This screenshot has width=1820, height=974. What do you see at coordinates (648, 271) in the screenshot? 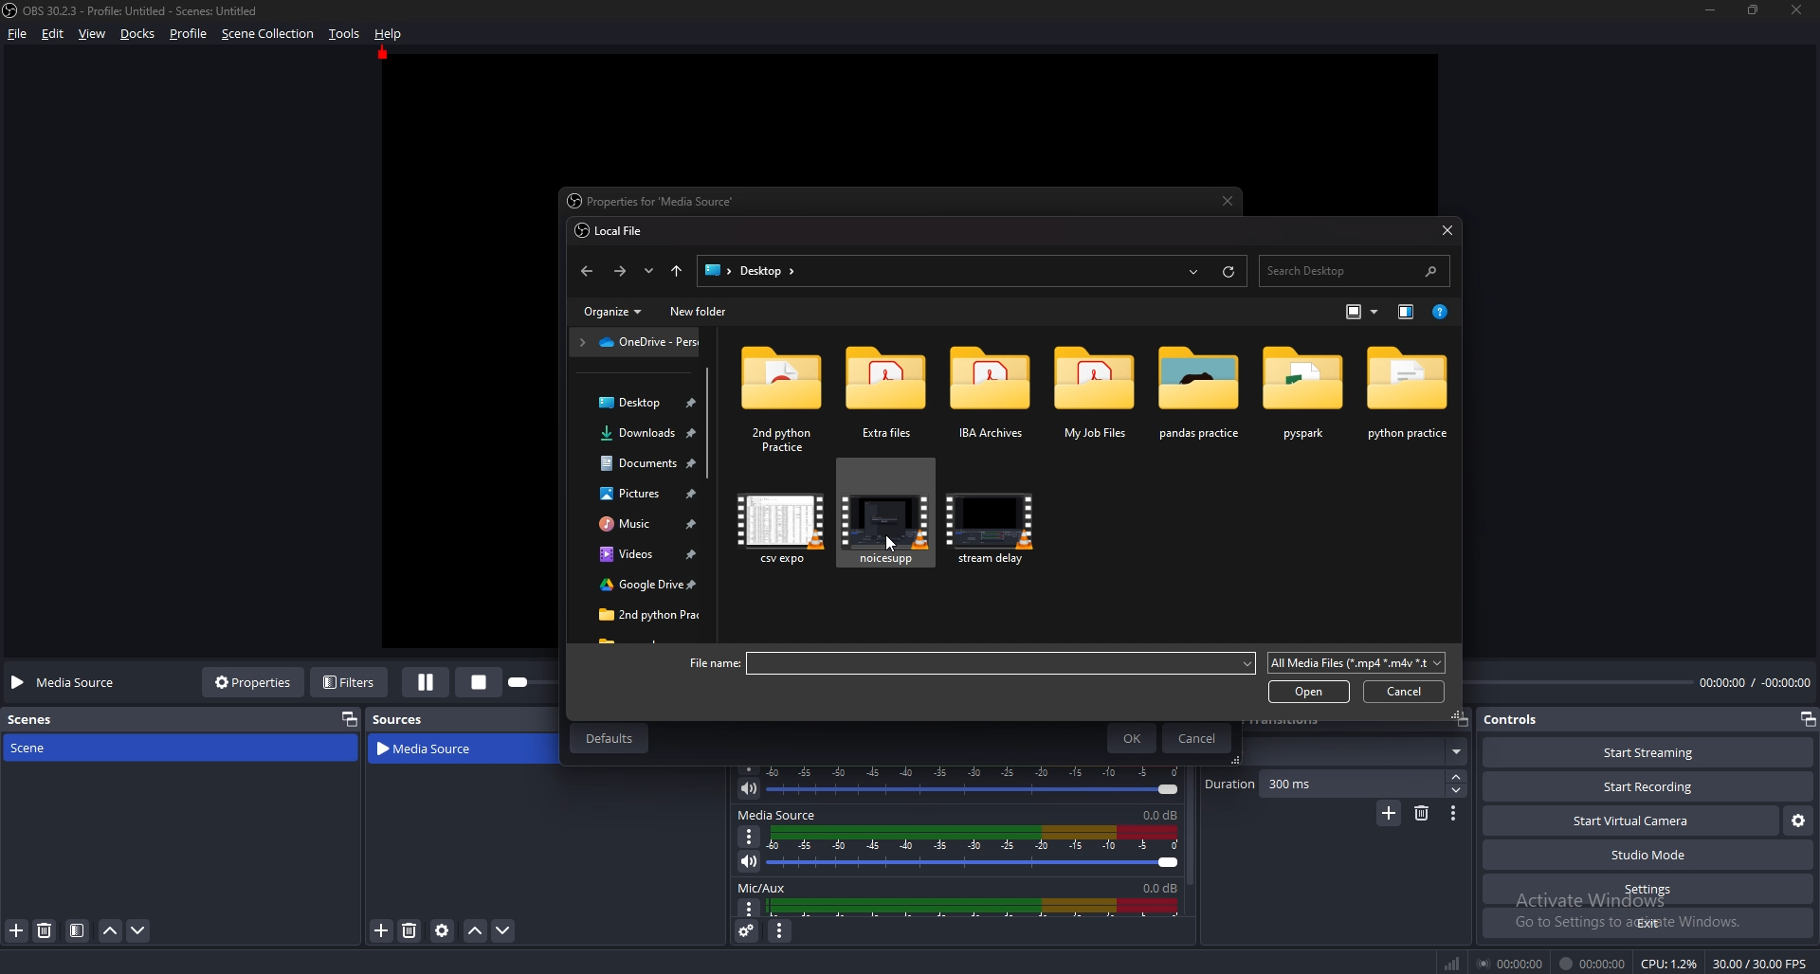
I see `recent` at bounding box center [648, 271].